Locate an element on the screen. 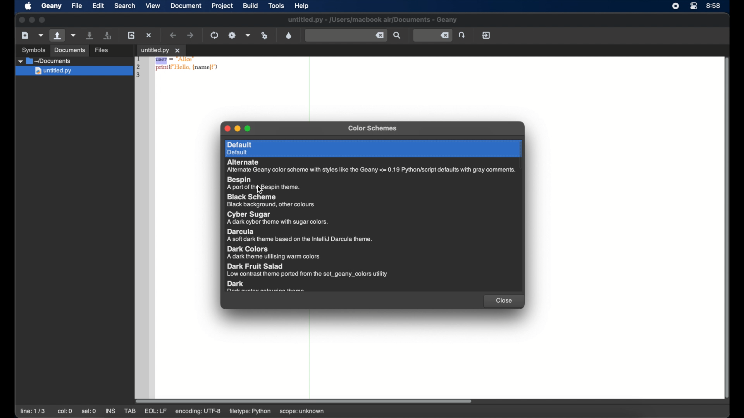  open existing file is located at coordinates (57, 35).